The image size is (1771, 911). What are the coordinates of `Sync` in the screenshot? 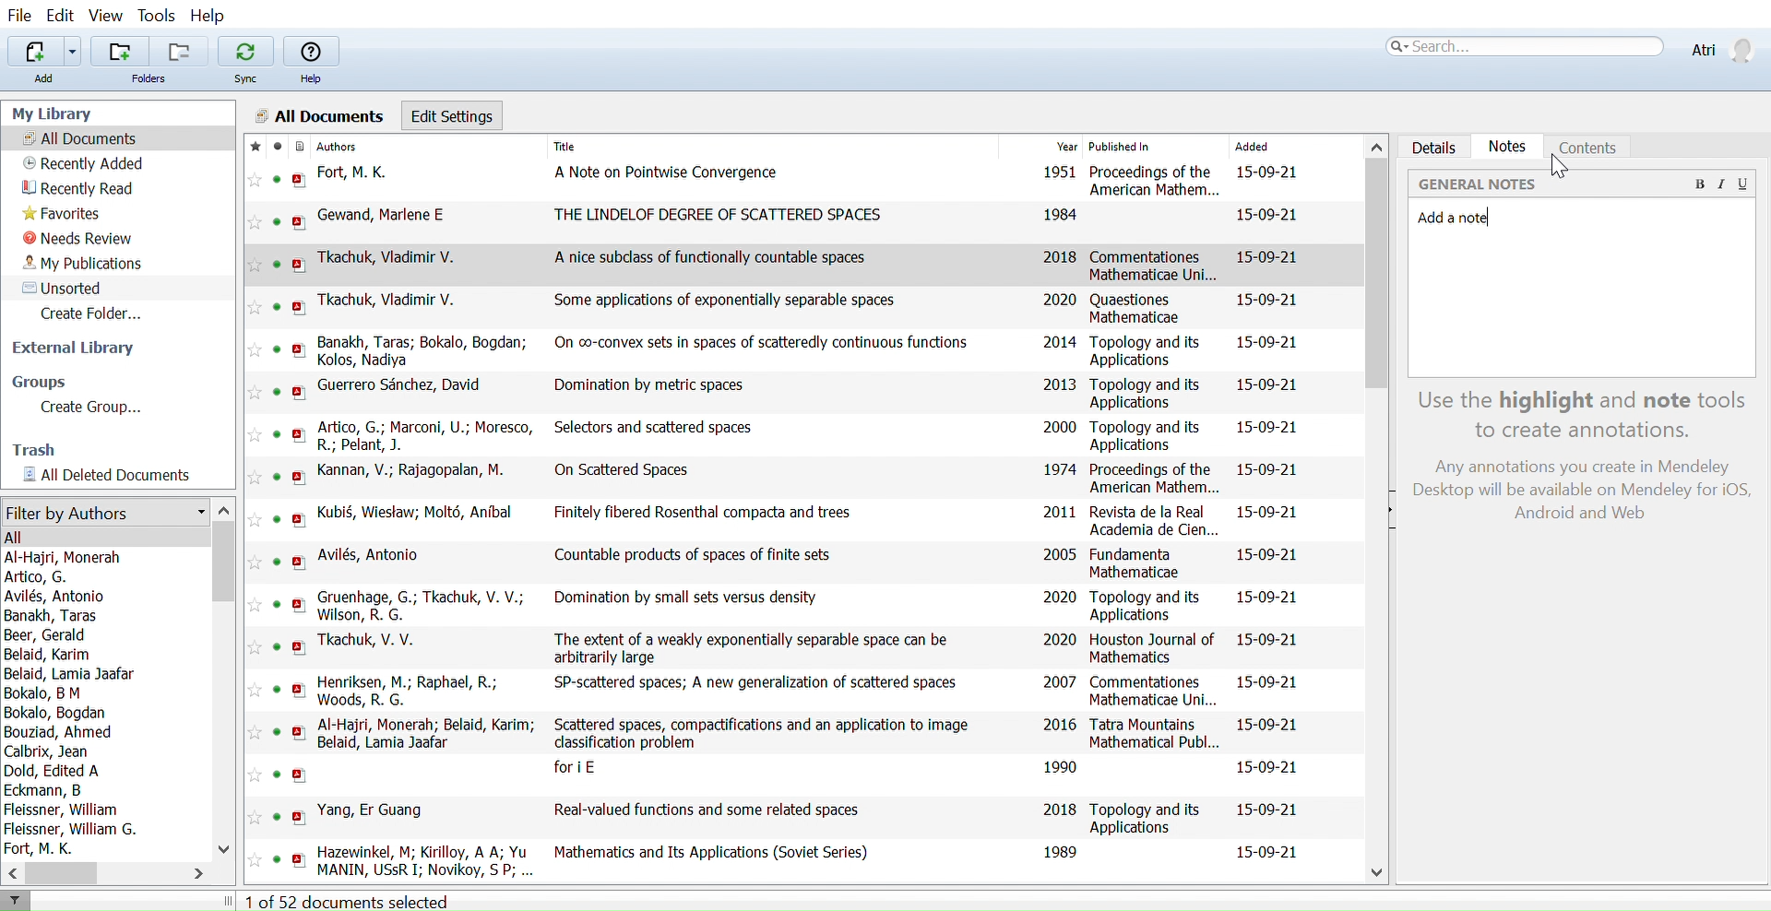 It's located at (246, 80).